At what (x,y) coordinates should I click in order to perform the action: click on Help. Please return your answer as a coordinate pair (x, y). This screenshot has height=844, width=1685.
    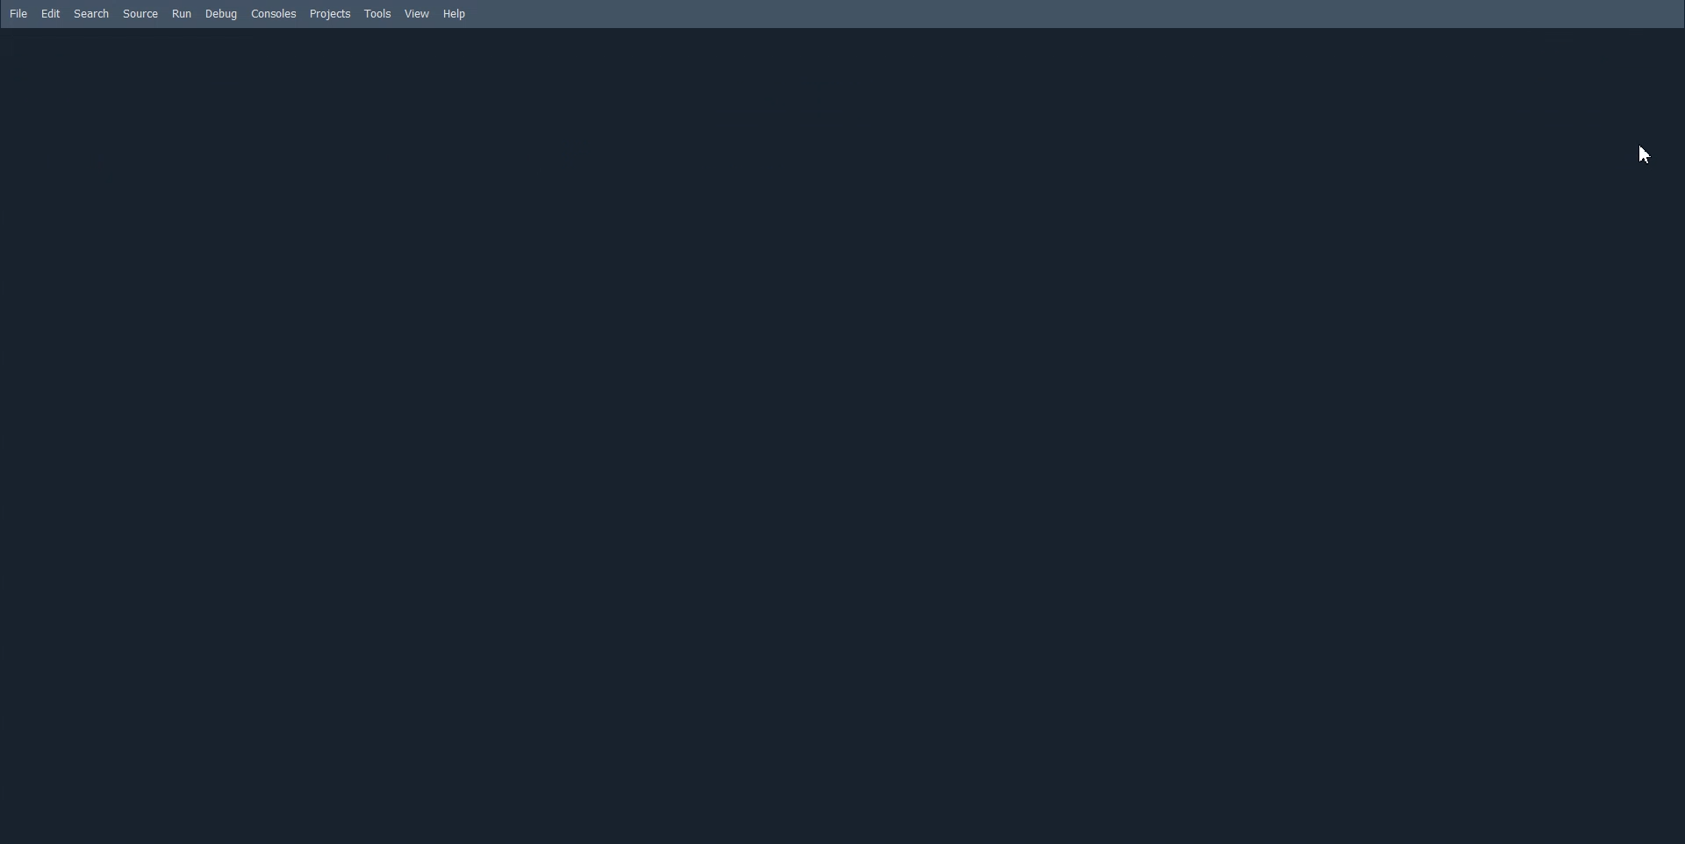
    Looking at the image, I should click on (455, 14).